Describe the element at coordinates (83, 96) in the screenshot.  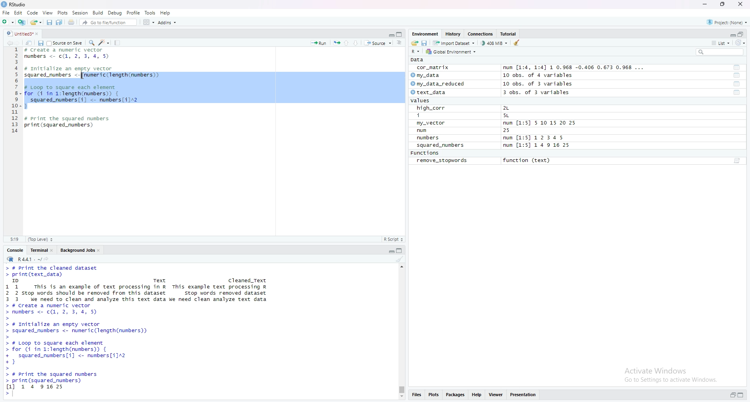
I see `# Loop to square each element

for (i in 1:length(nunbers)) {
squared_numbers(i] <- numbers [i142

}` at that location.